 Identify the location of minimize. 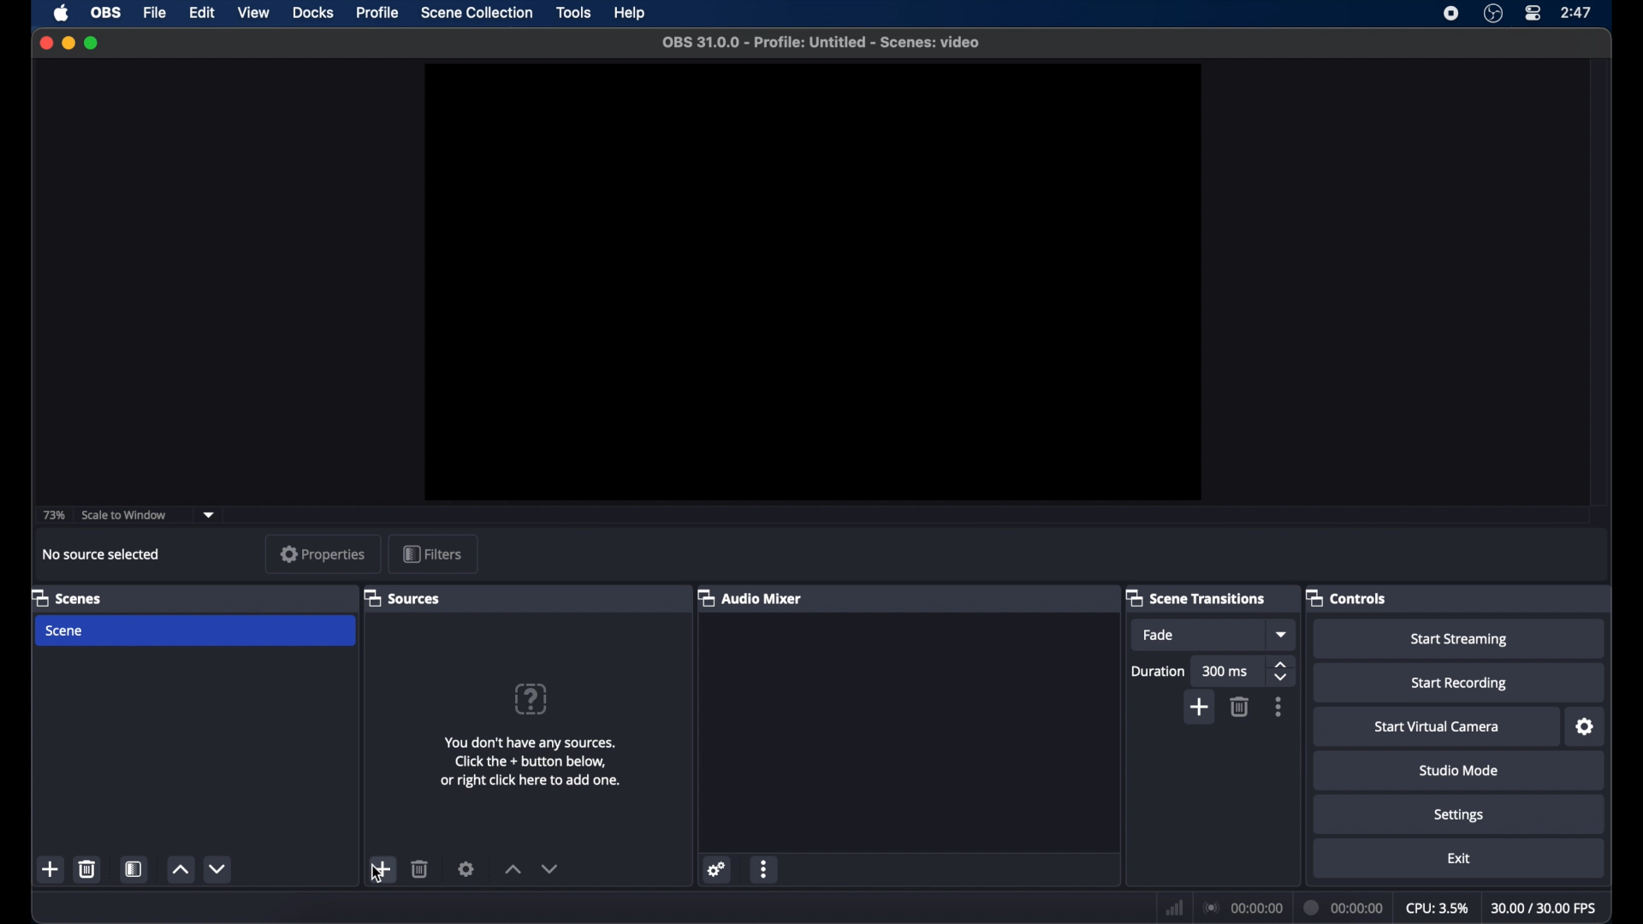
(67, 43).